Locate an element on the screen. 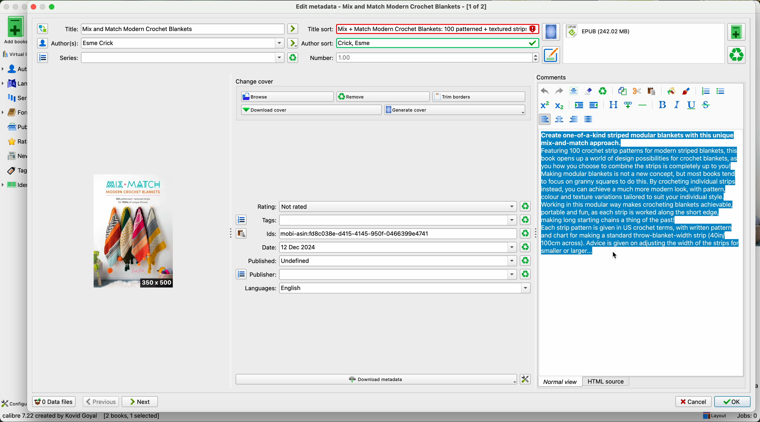 The height and width of the screenshot is (422, 760). series is located at coordinates (14, 97).